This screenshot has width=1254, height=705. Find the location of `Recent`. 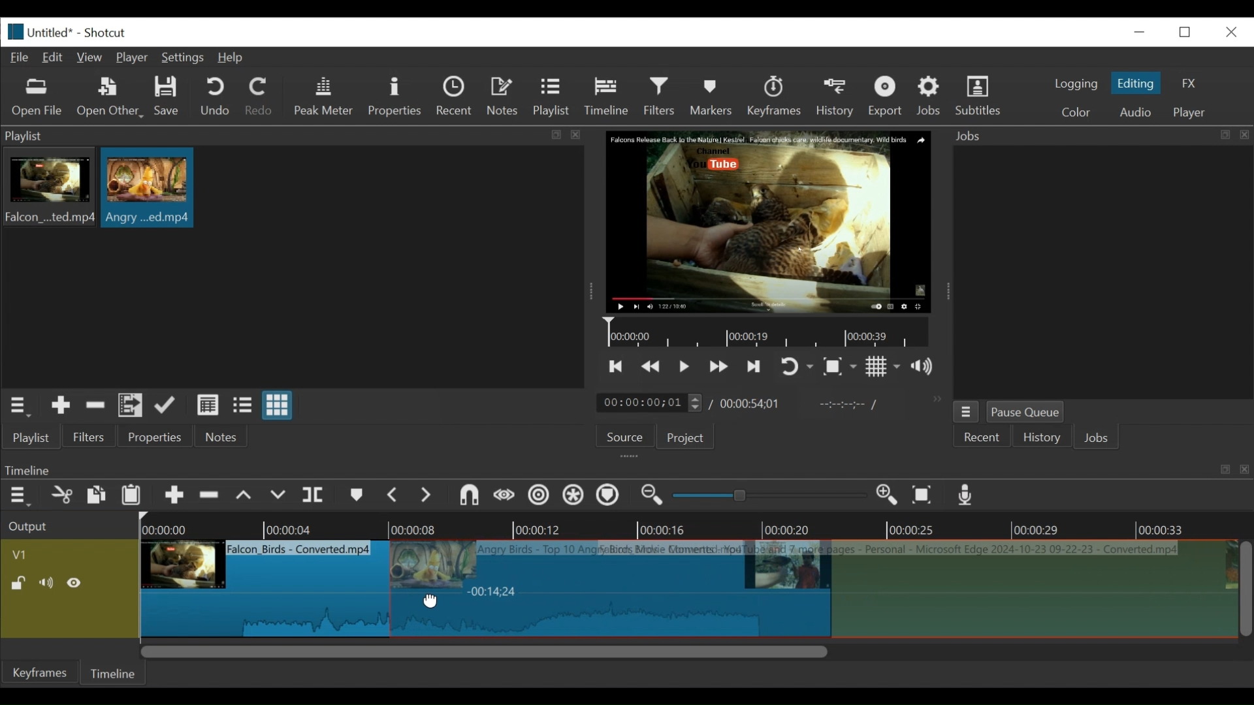

Recent is located at coordinates (983, 438).